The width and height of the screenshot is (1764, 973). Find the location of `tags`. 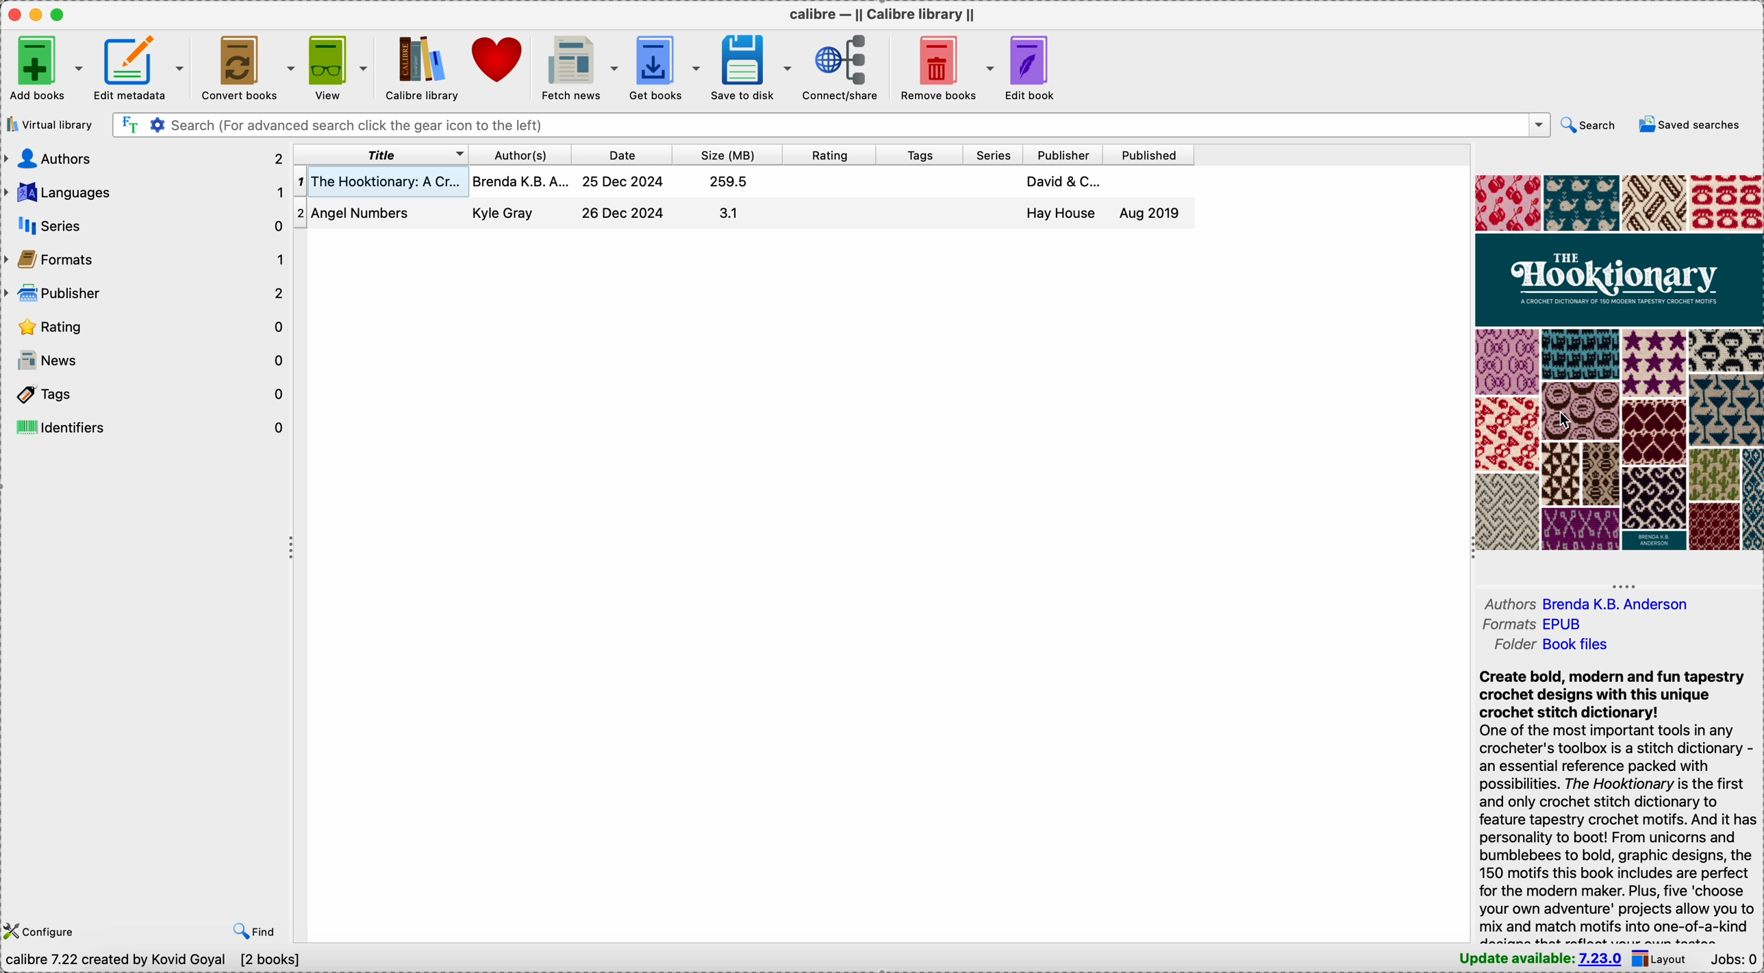

tags is located at coordinates (147, 390).